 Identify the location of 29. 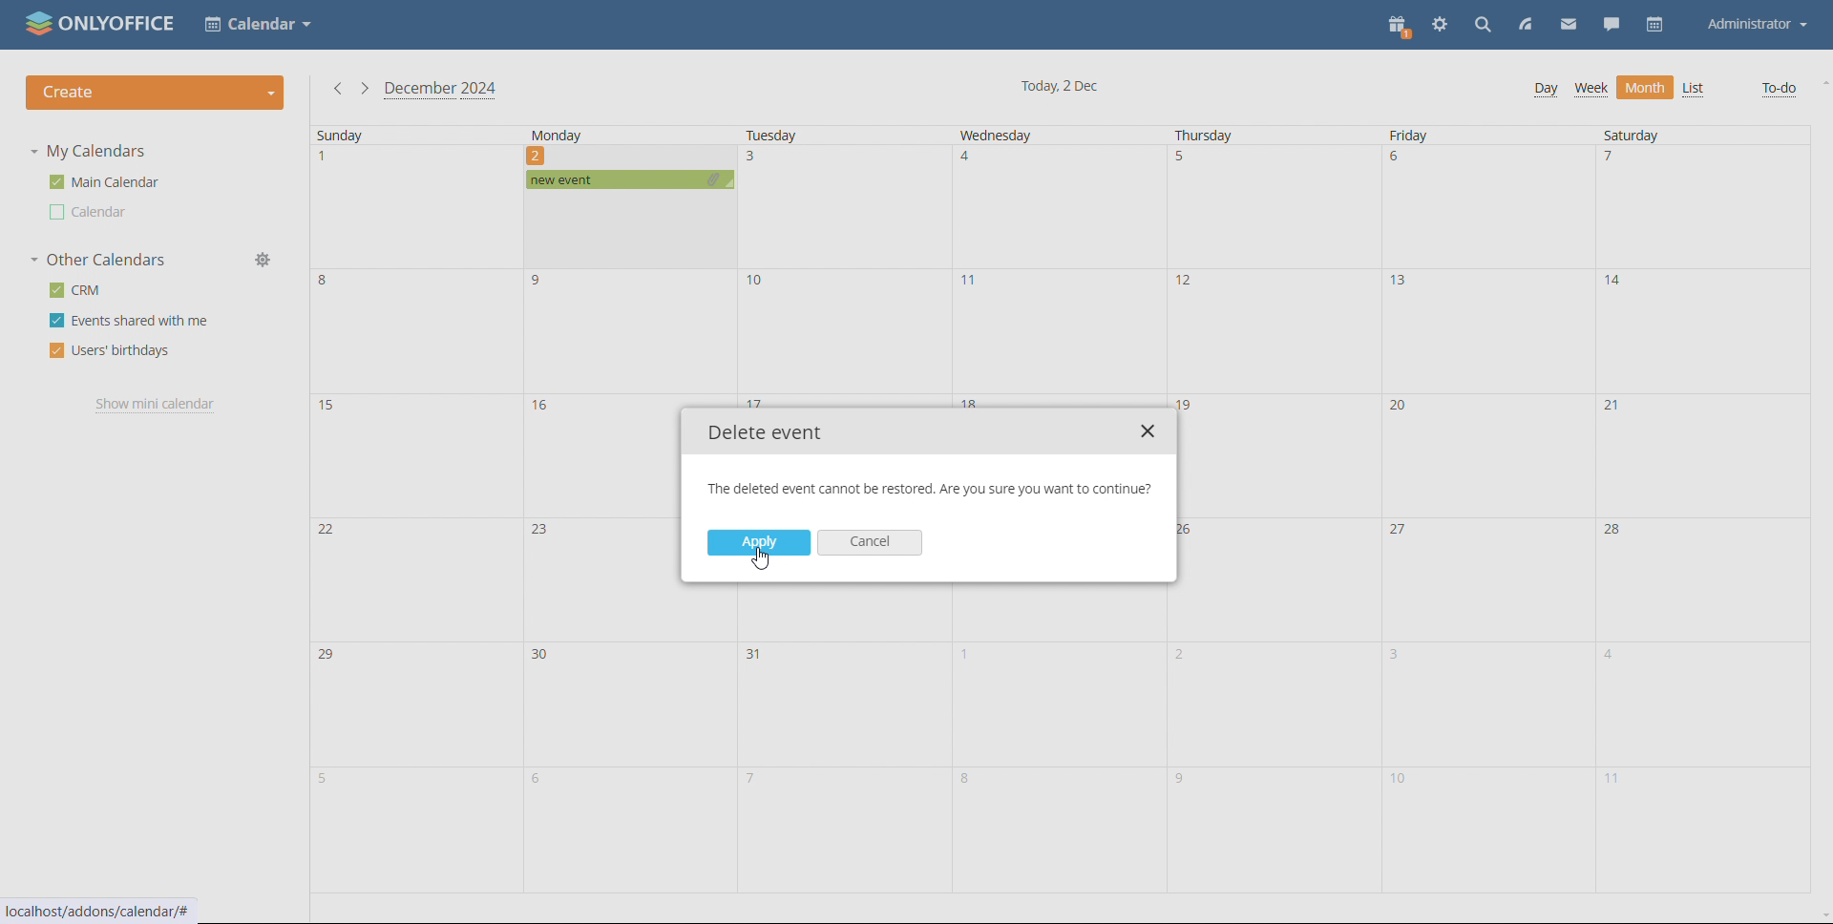
(330, 657).